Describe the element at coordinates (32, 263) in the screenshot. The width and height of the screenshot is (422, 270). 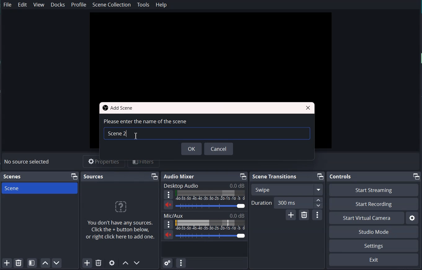
I see `Open scene filter` at that location.